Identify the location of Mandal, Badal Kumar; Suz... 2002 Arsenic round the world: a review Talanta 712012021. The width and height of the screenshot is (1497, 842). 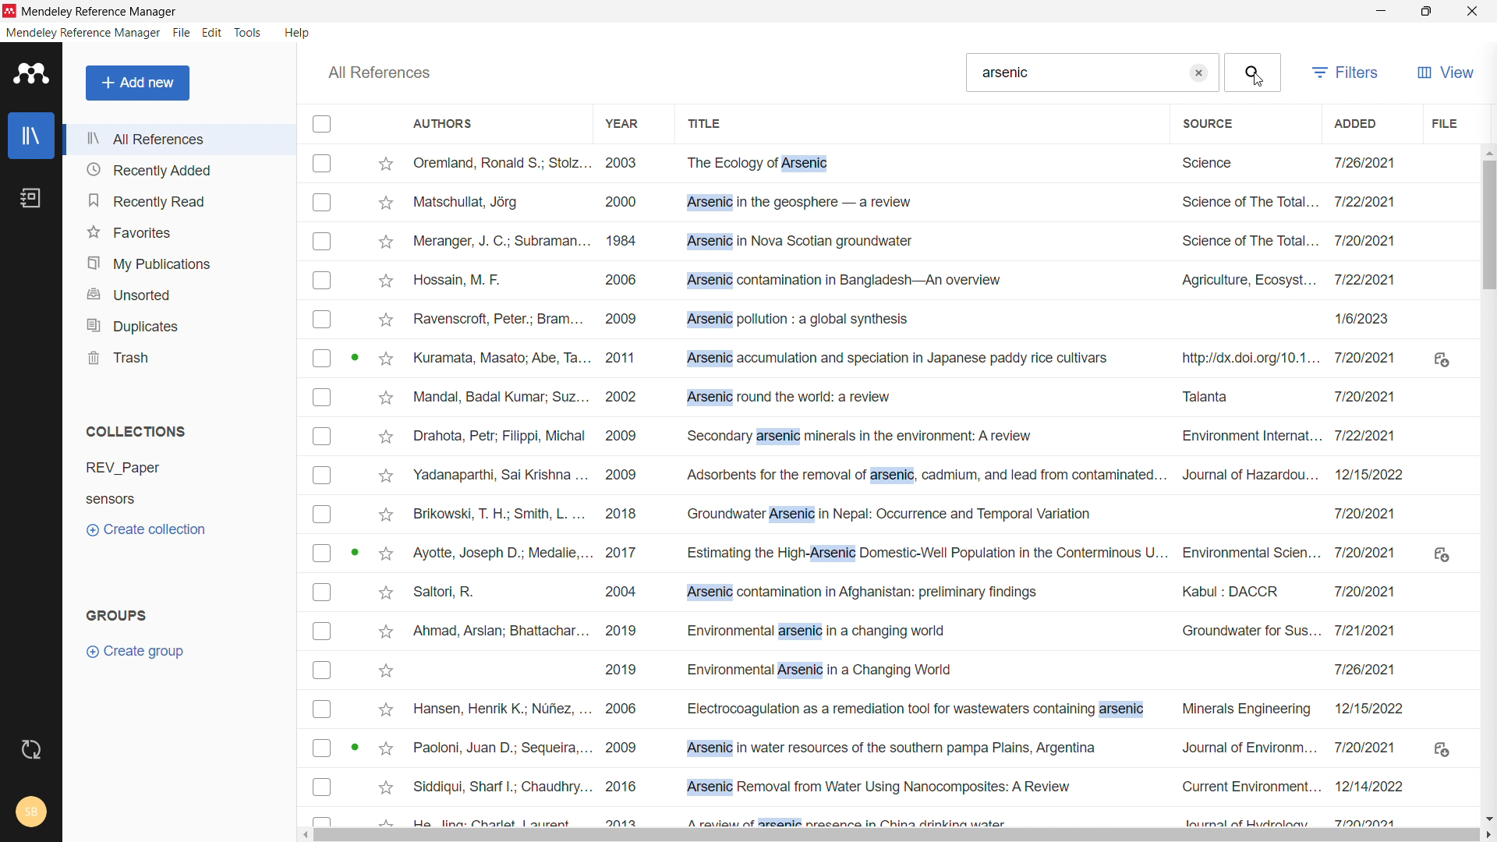
(904, 396).